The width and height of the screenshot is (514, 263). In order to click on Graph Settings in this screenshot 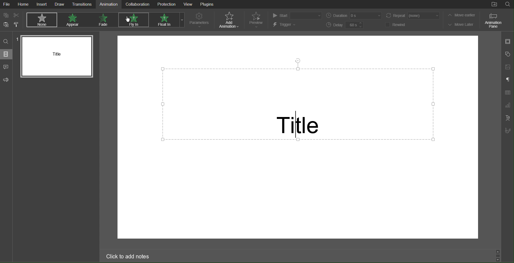, I will do `click(508, 105)`.